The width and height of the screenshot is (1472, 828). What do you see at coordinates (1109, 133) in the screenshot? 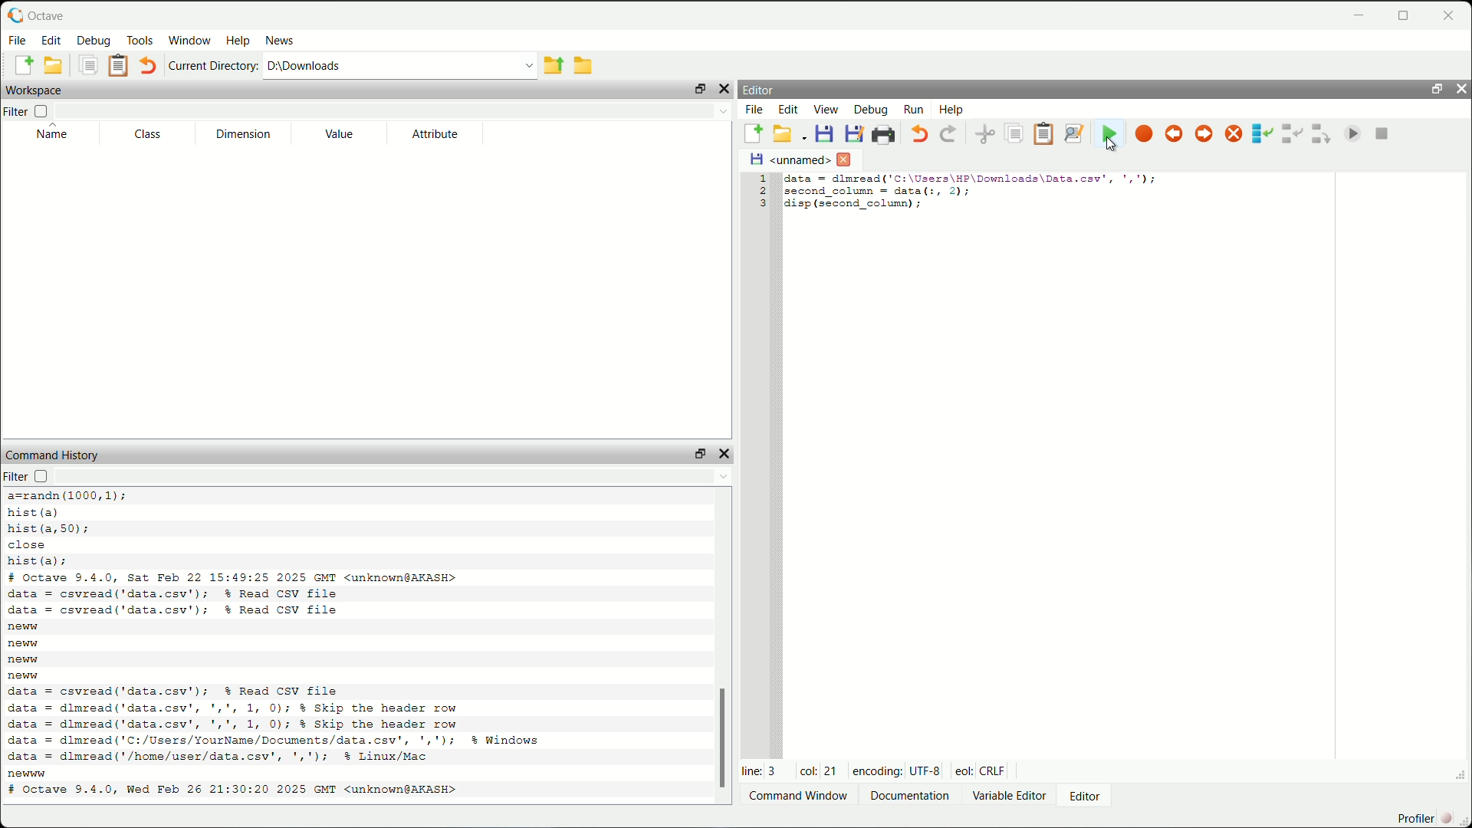
I see `save file and run/continue` at bounding box center [1109, 133].